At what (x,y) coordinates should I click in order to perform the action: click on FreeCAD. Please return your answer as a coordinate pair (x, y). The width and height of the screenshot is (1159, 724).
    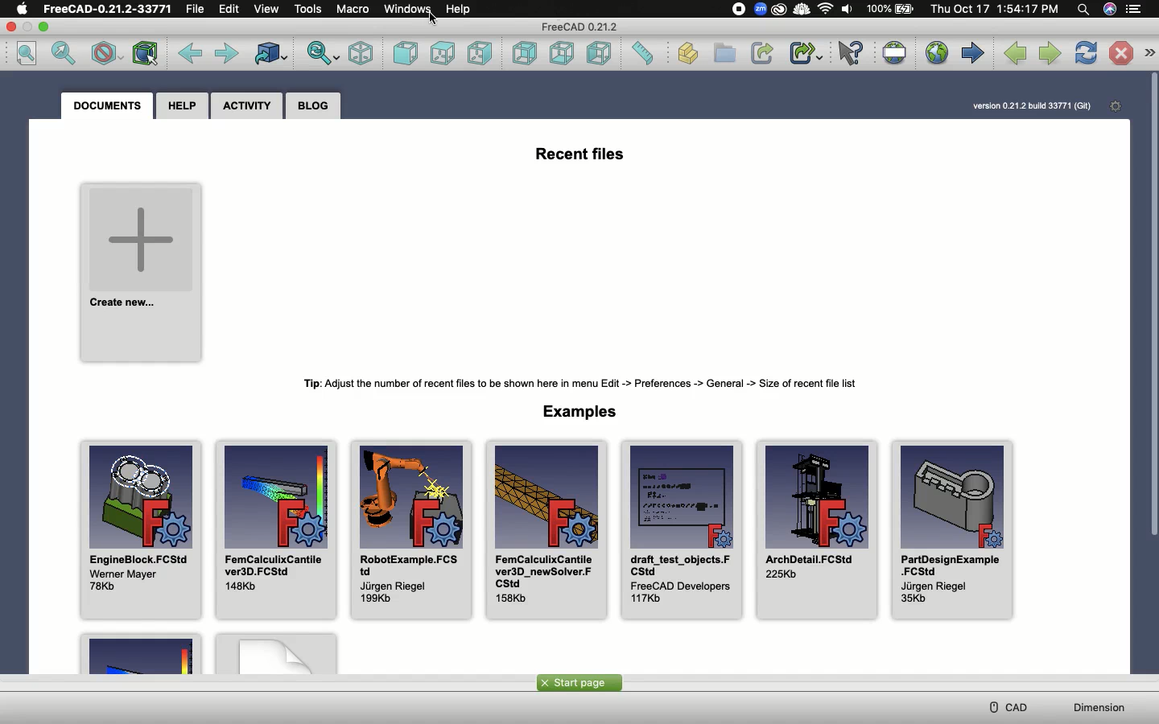
    Looking at the image, I should click on (108, 8).